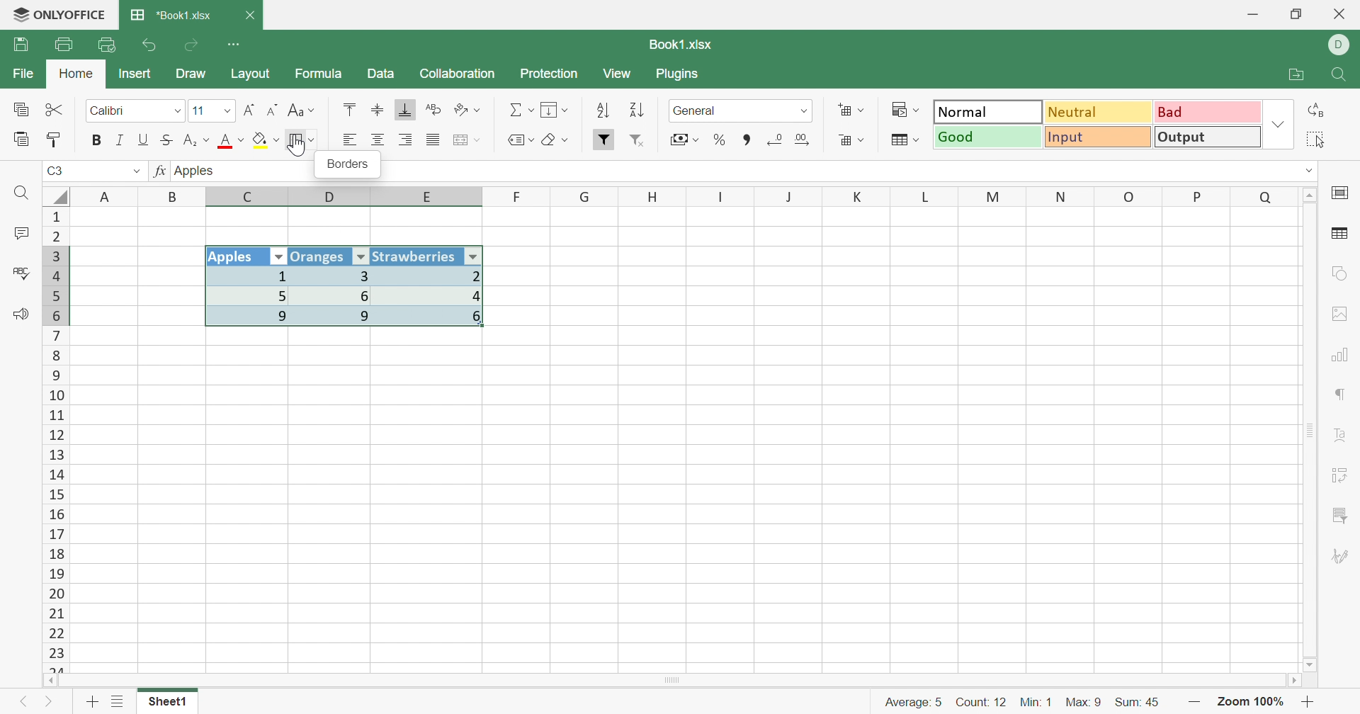 This screenshot has width=1360, height=714. Describe the element at coordinates (1342, 397) in the screenshot. I see `Paragraph settings` at that location.